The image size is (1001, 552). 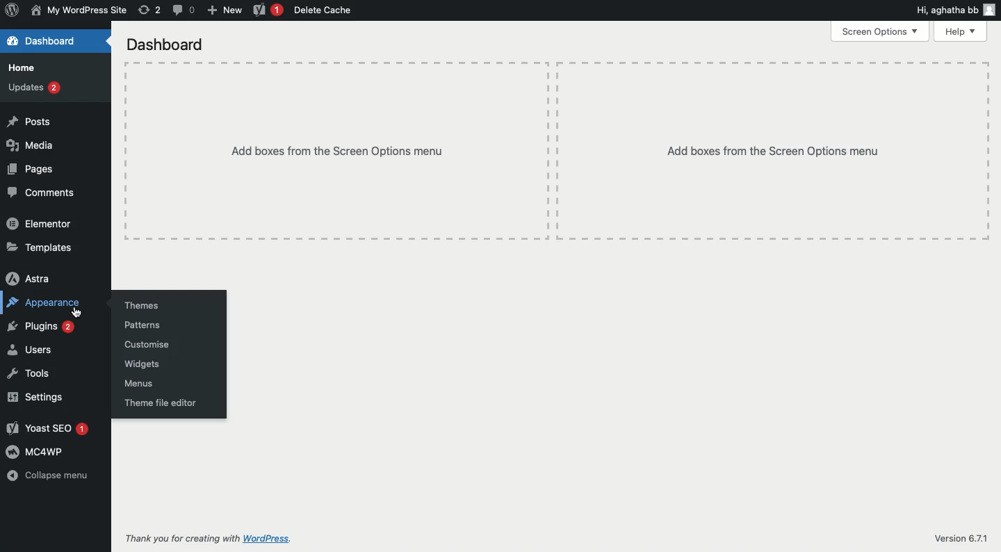 I want to click on Settings, so click(x=35, y=397).